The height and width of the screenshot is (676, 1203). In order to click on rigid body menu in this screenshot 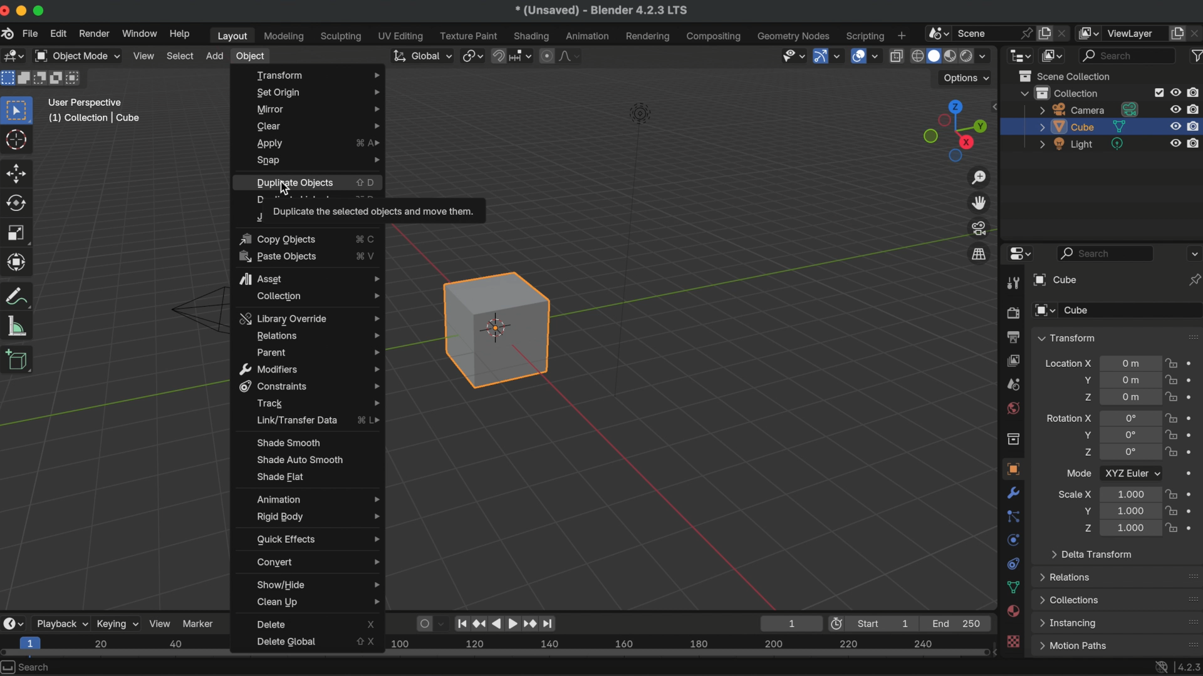, I will do `click(316, 518)`.